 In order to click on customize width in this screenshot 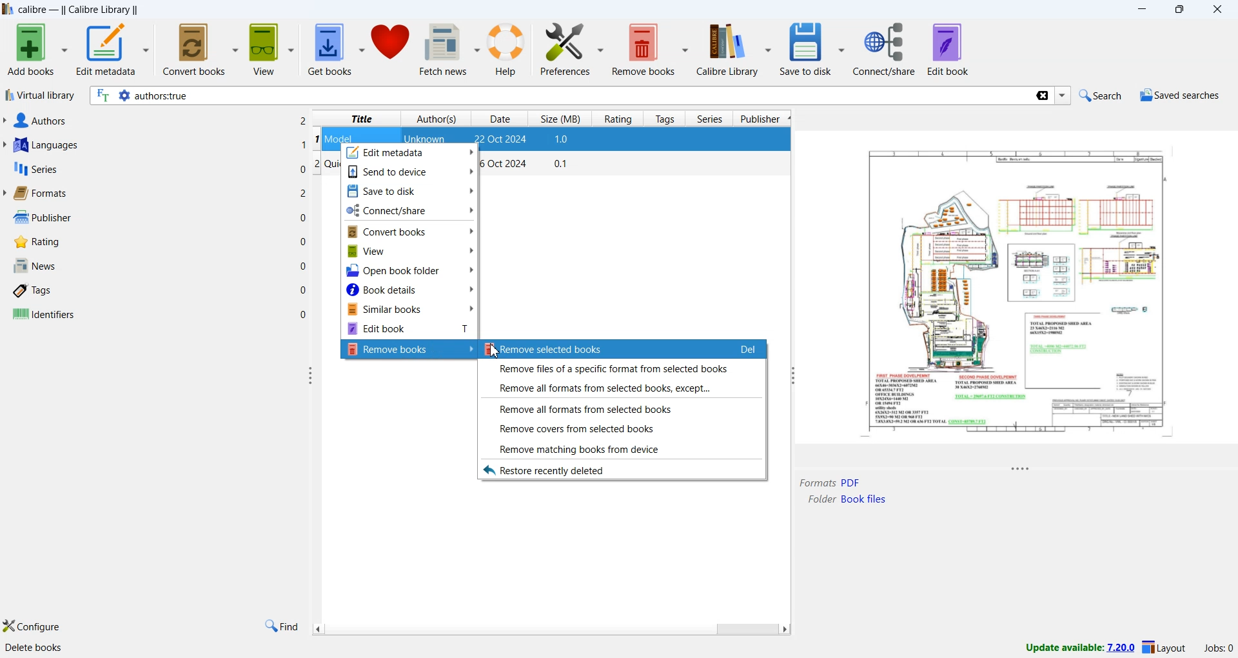, I will do `click(311, 375)`.